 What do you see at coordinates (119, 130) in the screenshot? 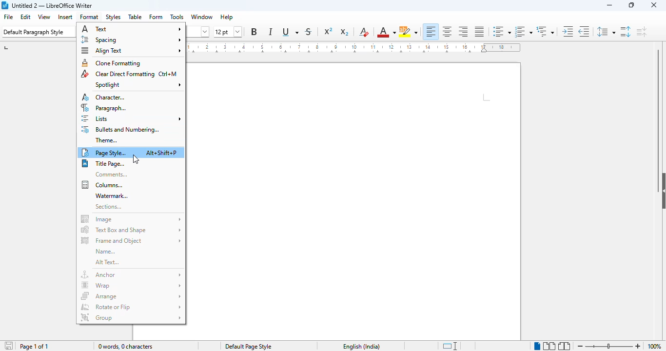
I see `bullets and numbering` at bounding box center [119, 130].